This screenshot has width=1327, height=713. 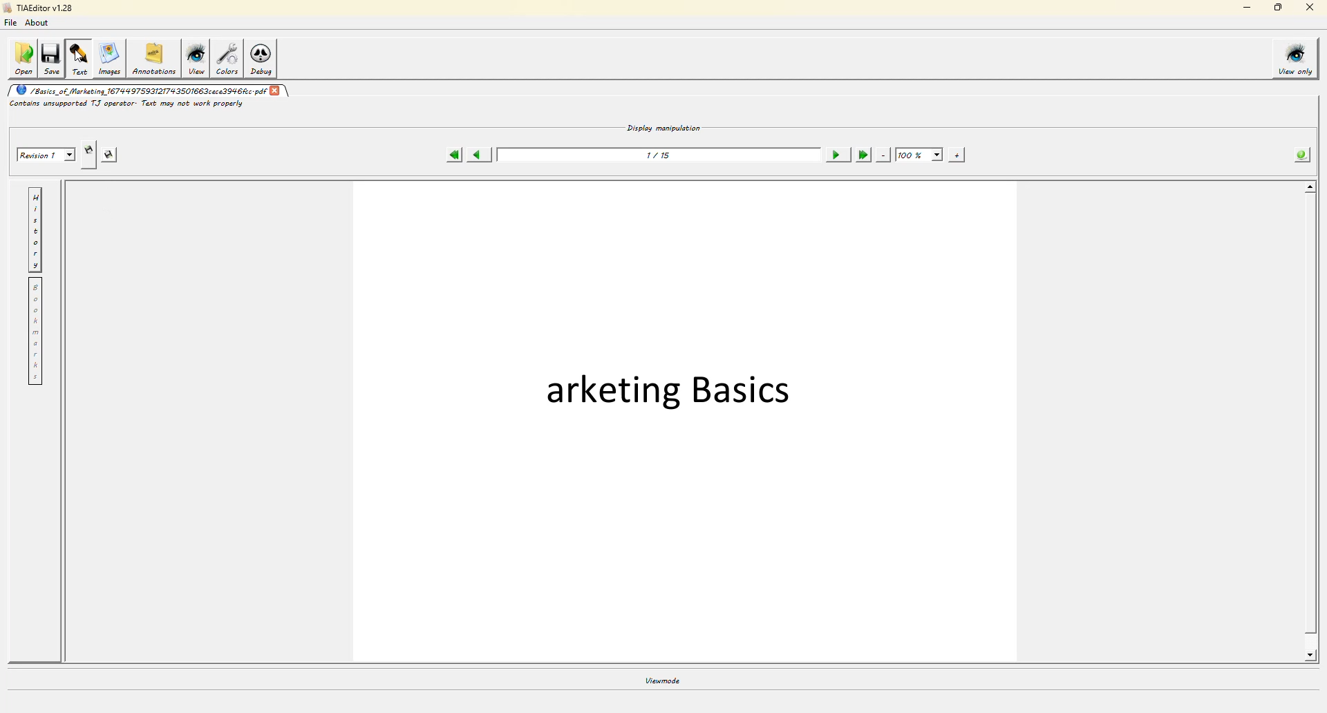 What do you see at coordinates (154, 57) in the screenshot?
I see `annotations` at bounding box center [154, 57].